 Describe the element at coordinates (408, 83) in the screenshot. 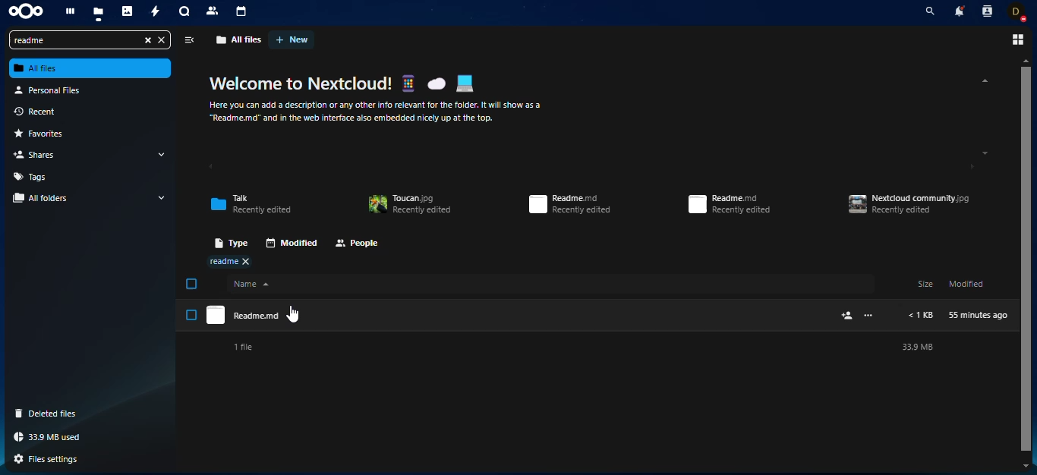

I see `Smartphone emoji` at that location.